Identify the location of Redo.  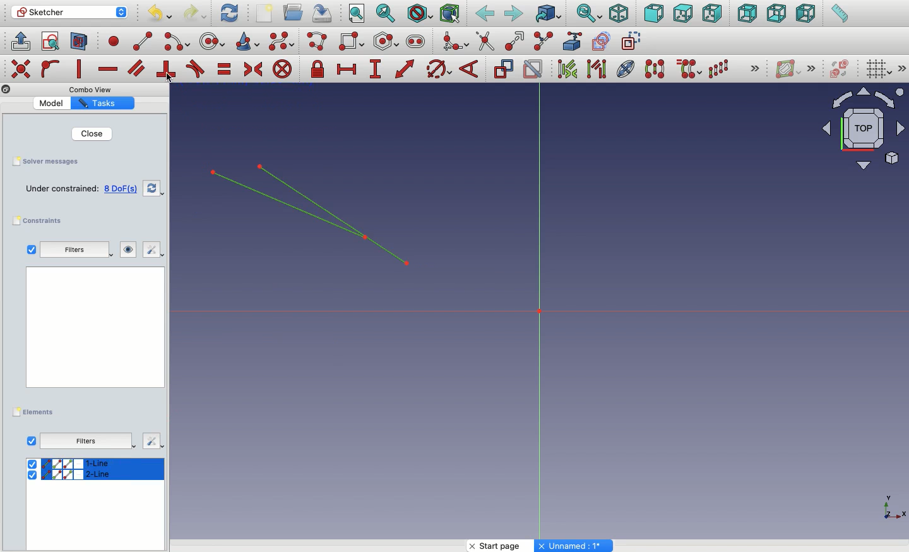
(196, 13).